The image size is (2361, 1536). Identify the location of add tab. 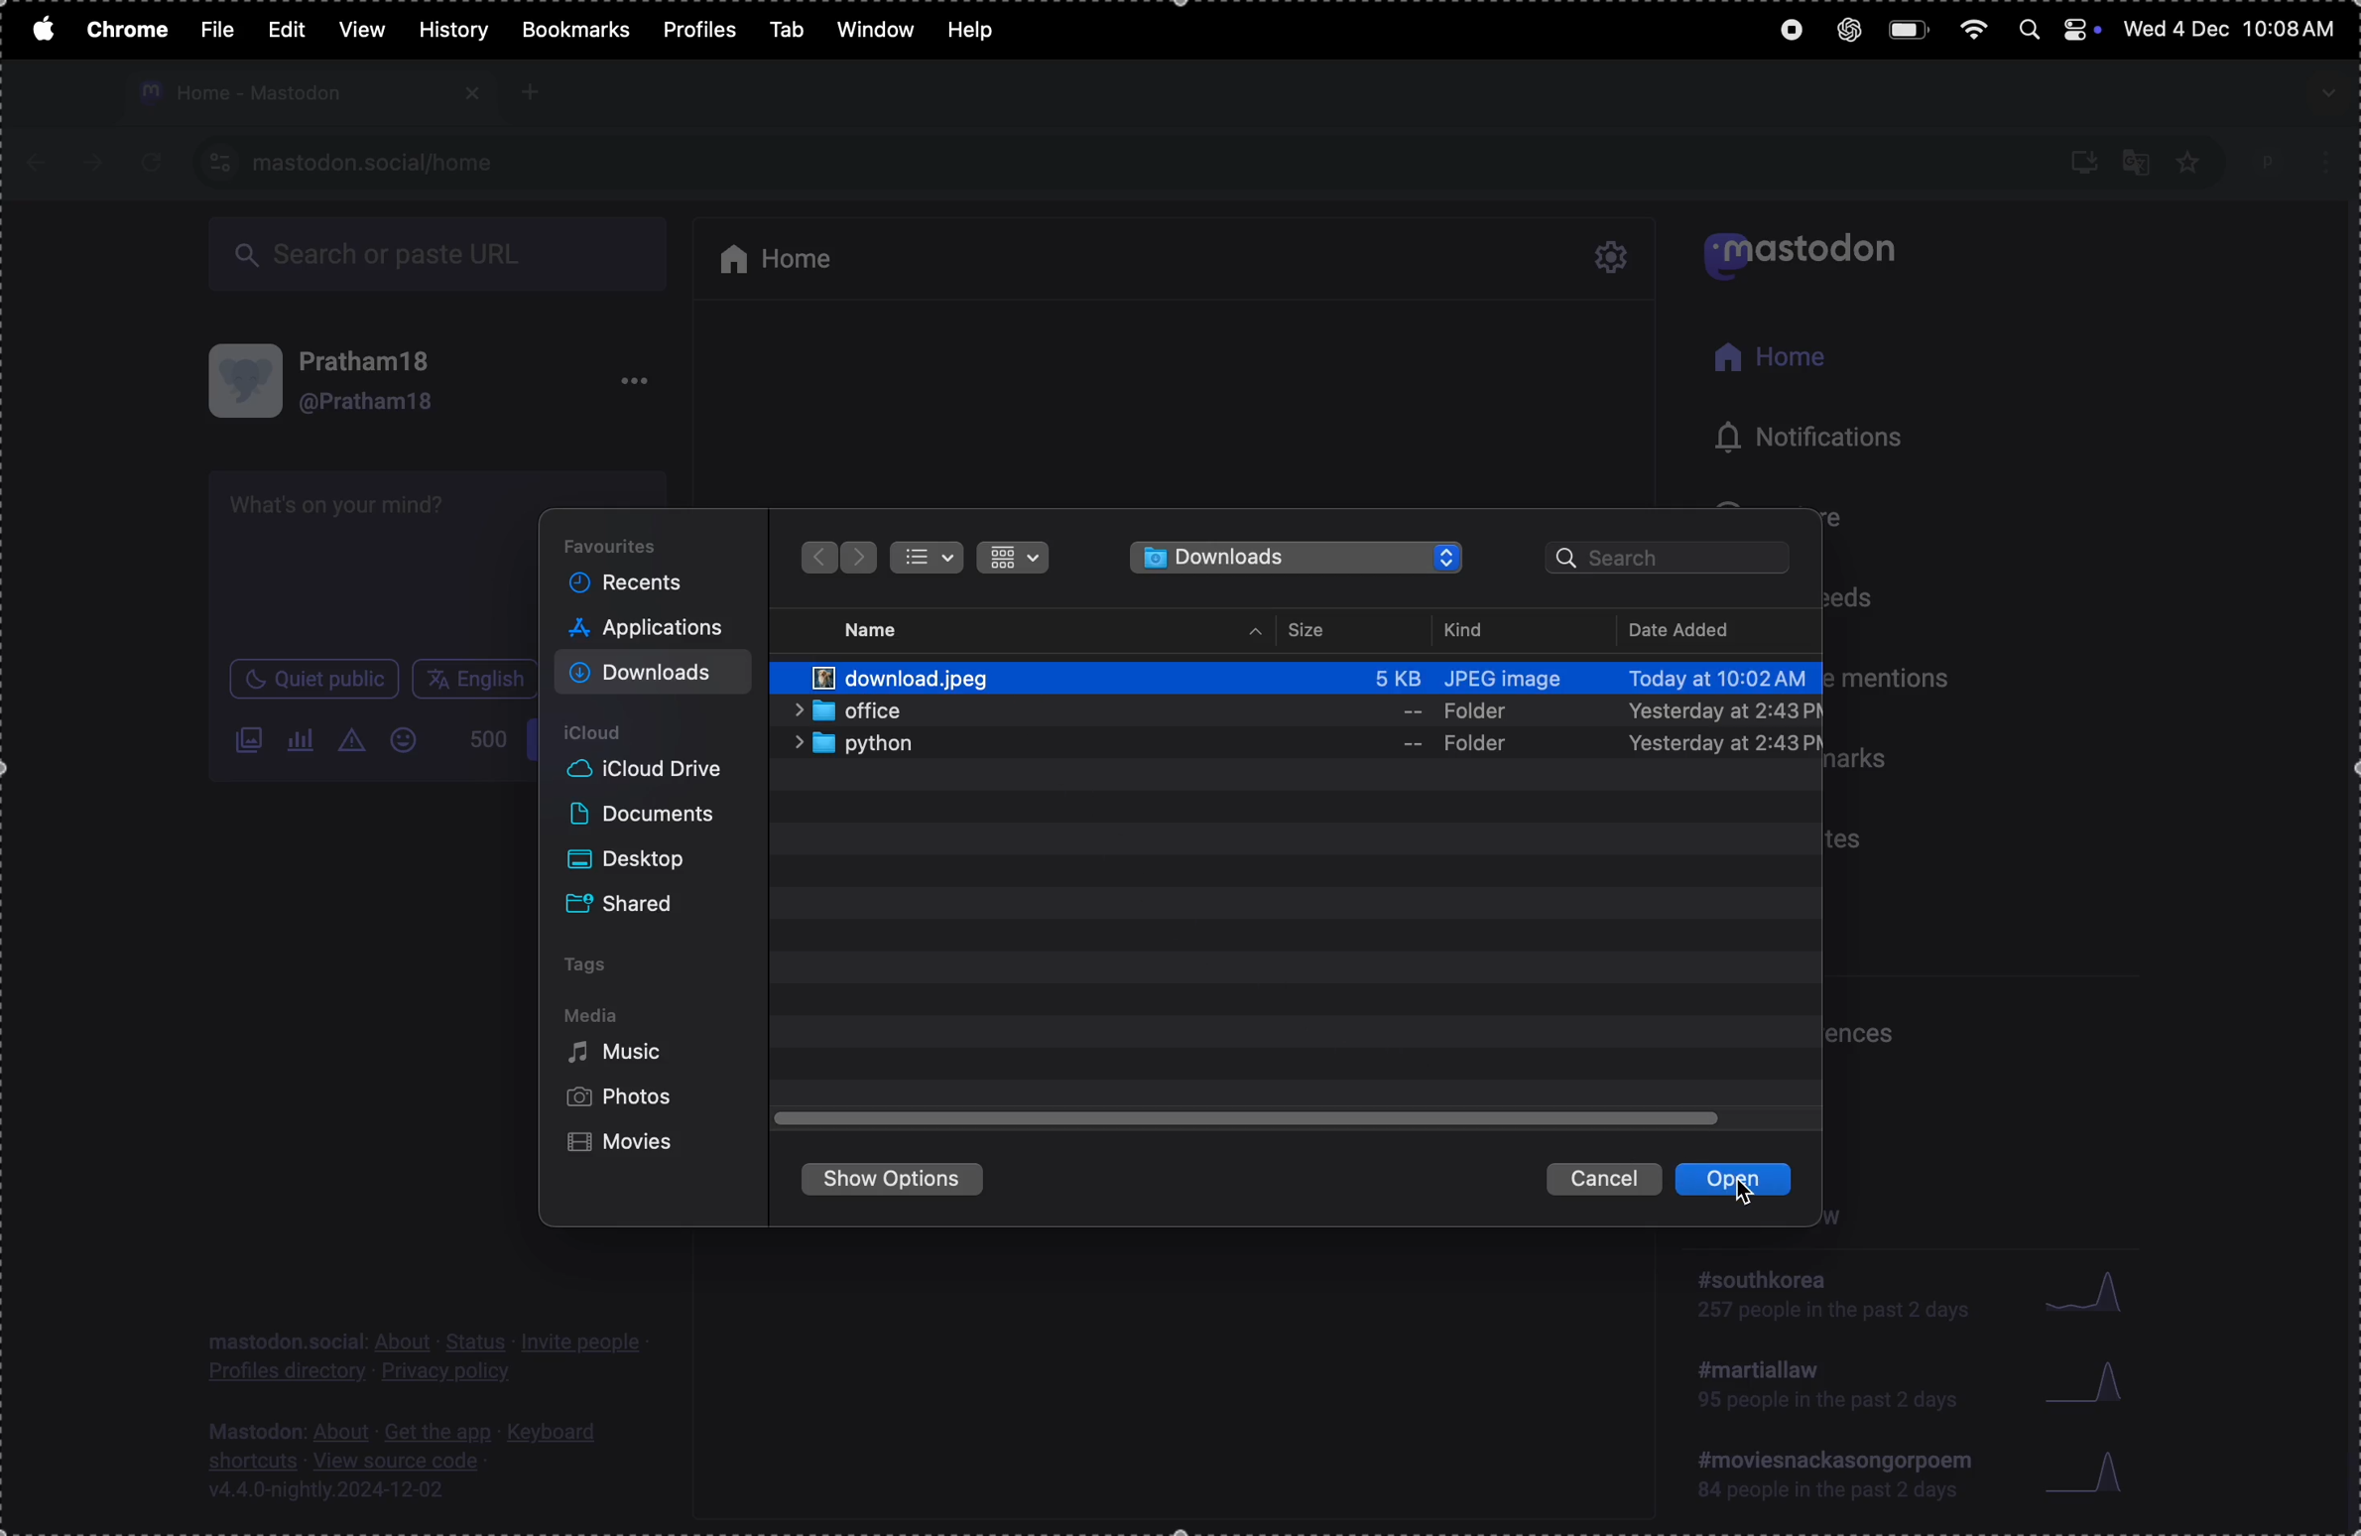
(532, 91).